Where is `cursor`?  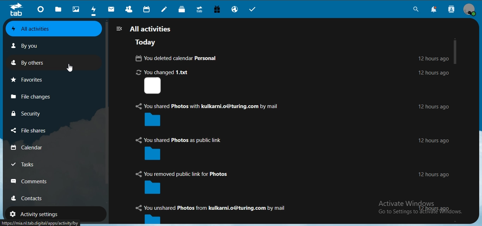
cursor is located at coordinates (71, 67).